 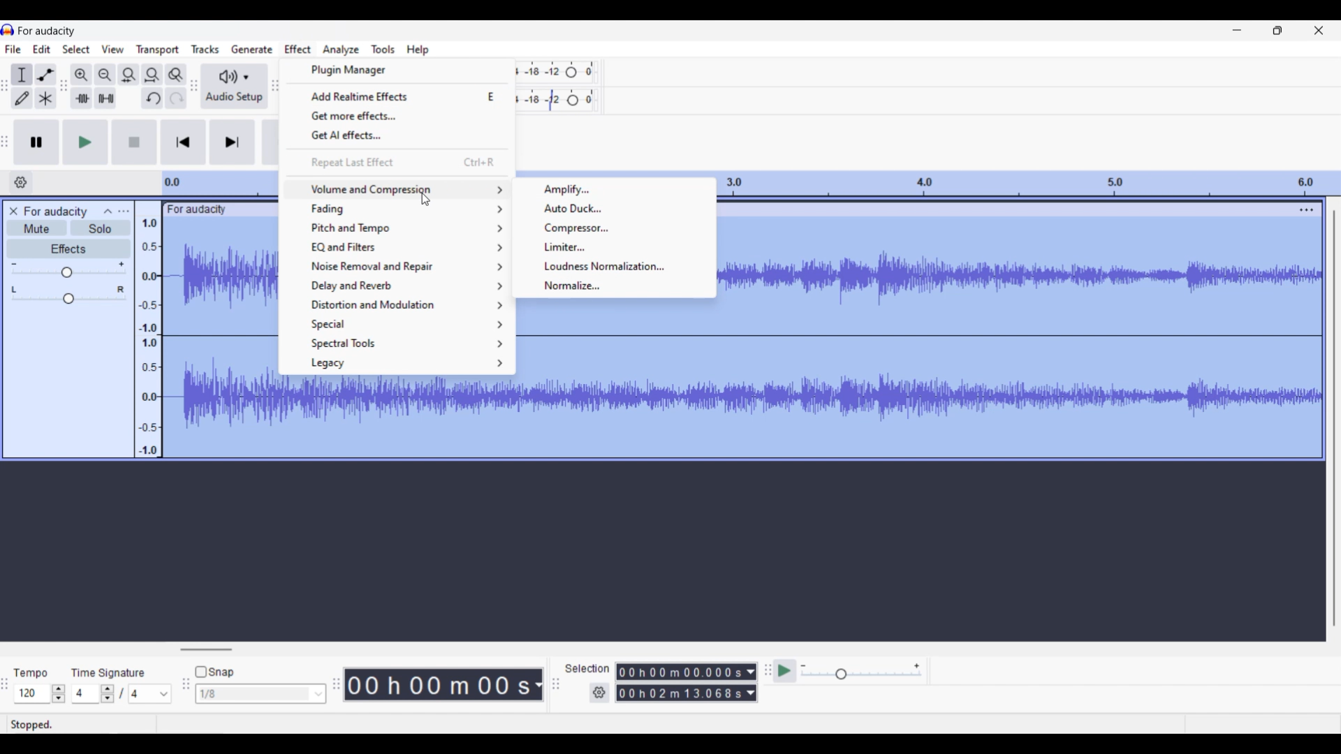 What do you see at coordinates (751, 682) in the screenshot?
I see `Duration measurement` at bounding box center [751, 682].